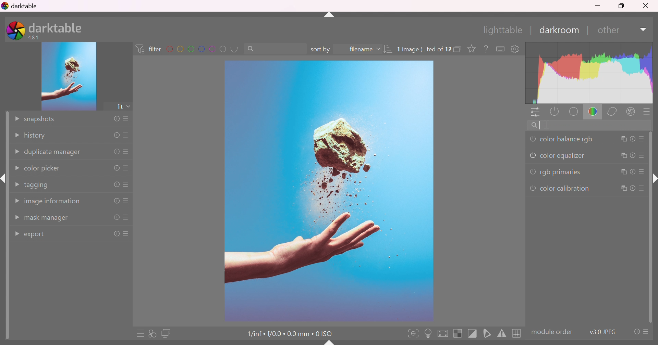 The image size is (658, 345). Describe the element at coordinates (532, 138) in the screenshot. I see `'color balance rgb' is switched off` at that location.